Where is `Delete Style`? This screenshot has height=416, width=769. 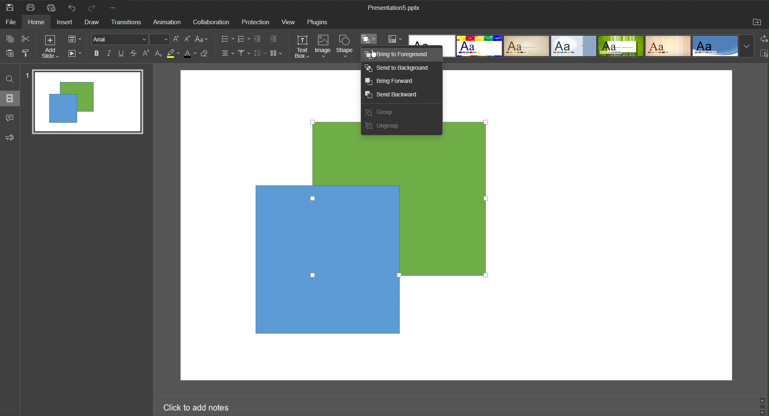
Delete Style is located at coordinates (209, 55).